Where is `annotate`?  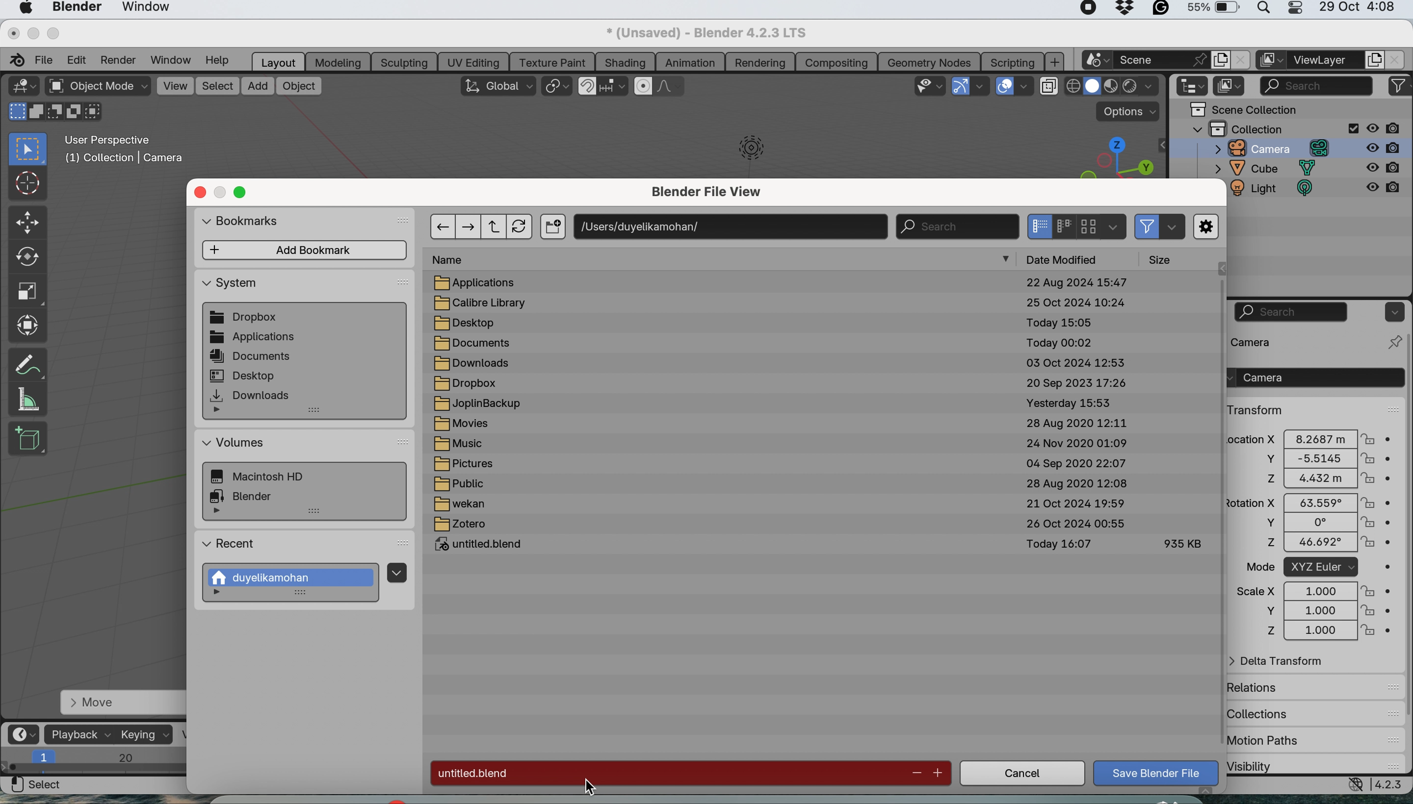 annotate is located at coordinates (25, 364).